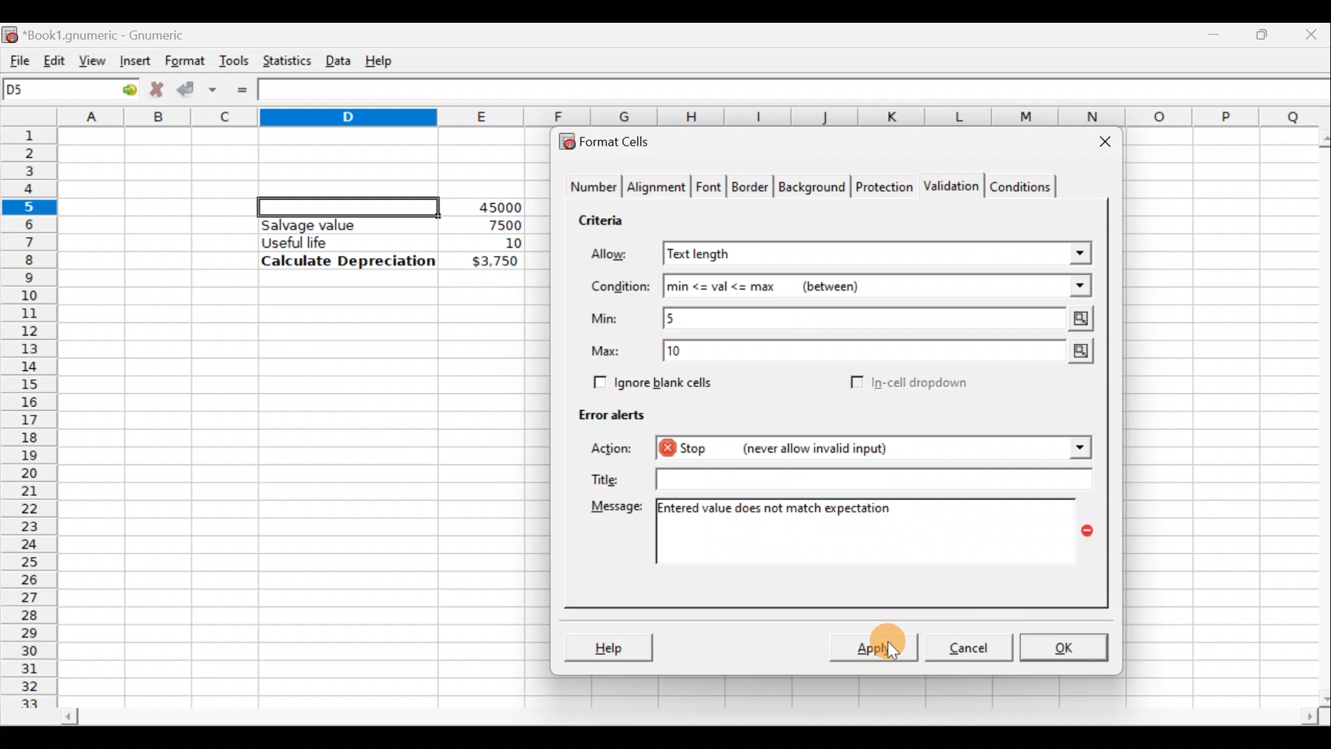 The width and height of the screenshot is (1331, 749). Describe the element at coordinates (114, 34) in the screenshot. I see `Book1.gnumeric - Gnumeric` at that location.